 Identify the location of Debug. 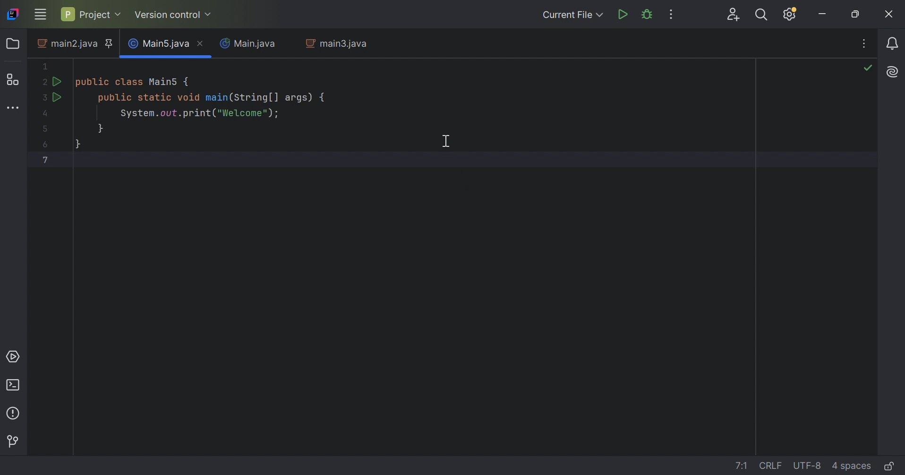
(647, 14).